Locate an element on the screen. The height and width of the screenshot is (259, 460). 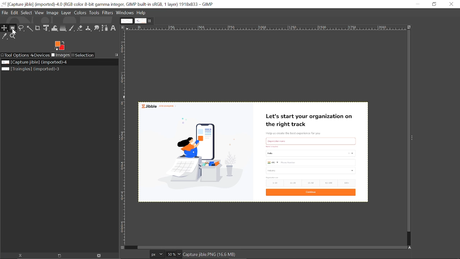
Configure this tab is located at coordinates (116, 55).